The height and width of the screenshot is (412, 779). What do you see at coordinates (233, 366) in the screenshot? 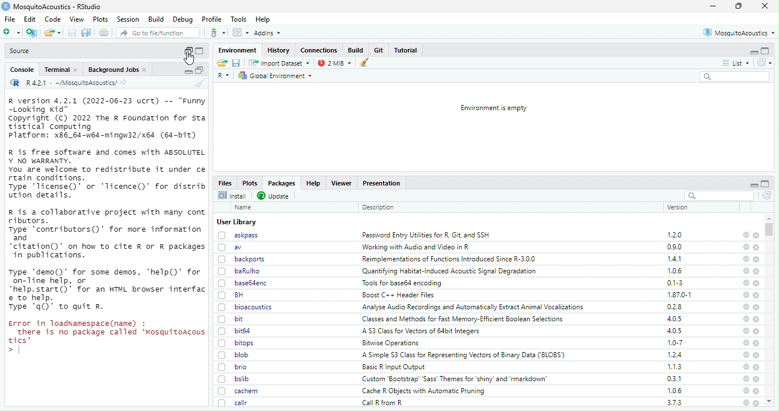
I see `brio` at bounding box center [233, 366].